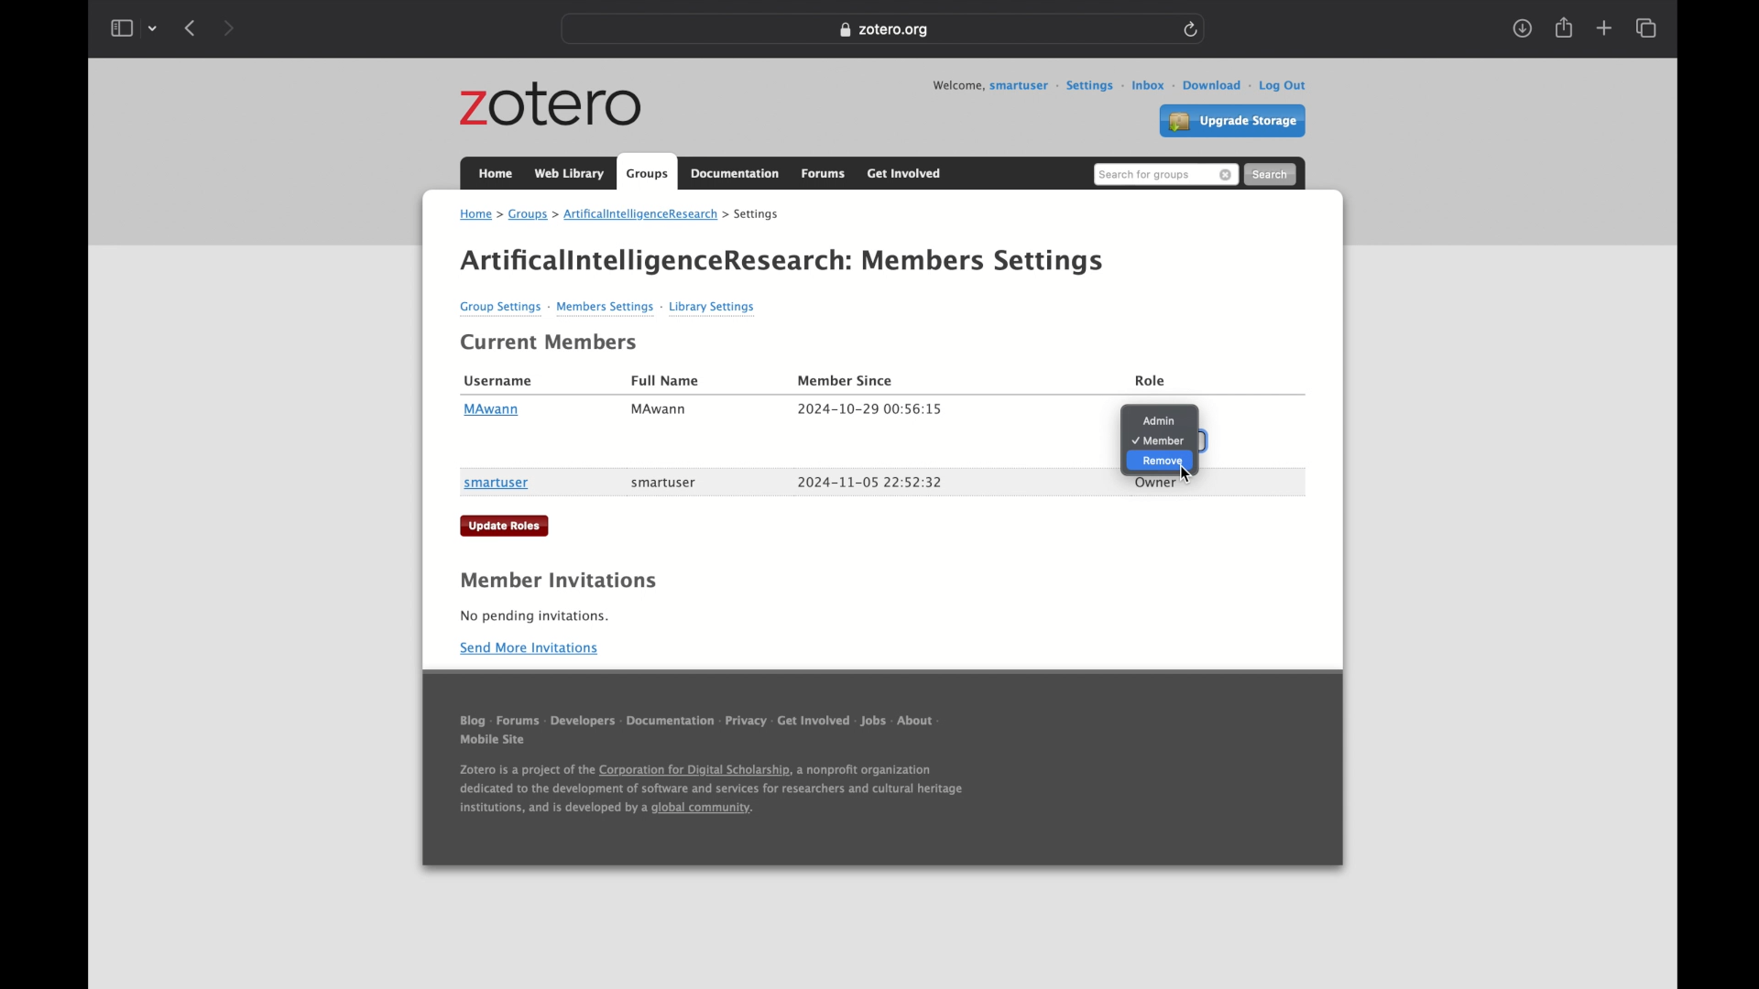 The image size is (1759, 989). Describe the element at coordinates (846, 381) in the screenshot. I see `member since` at that location.